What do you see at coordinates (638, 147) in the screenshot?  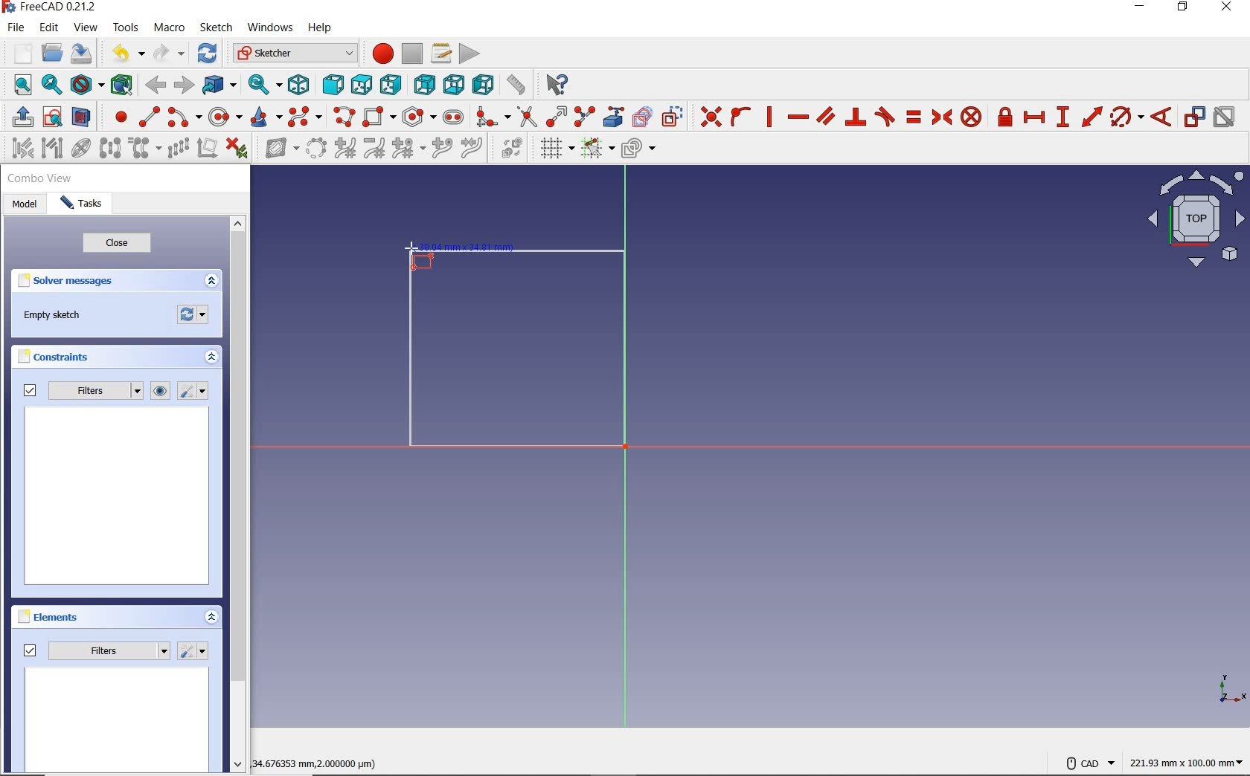 I see `configure rendering order` at bounding box center [638, 147].